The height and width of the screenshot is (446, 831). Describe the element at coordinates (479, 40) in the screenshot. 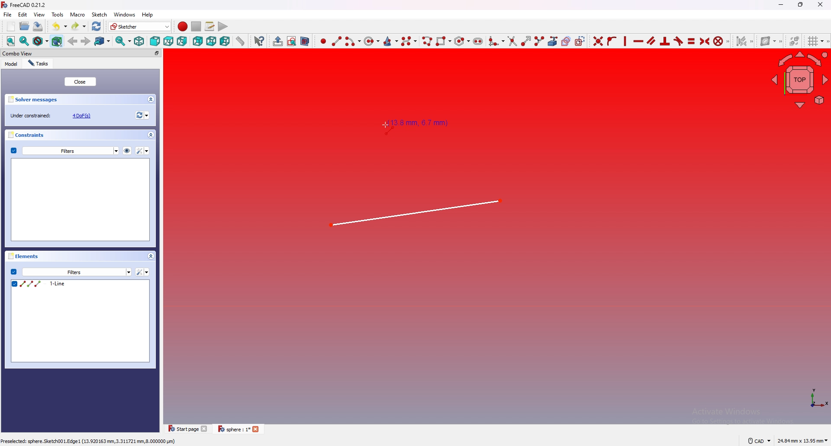

I see `Create slot` at that location.